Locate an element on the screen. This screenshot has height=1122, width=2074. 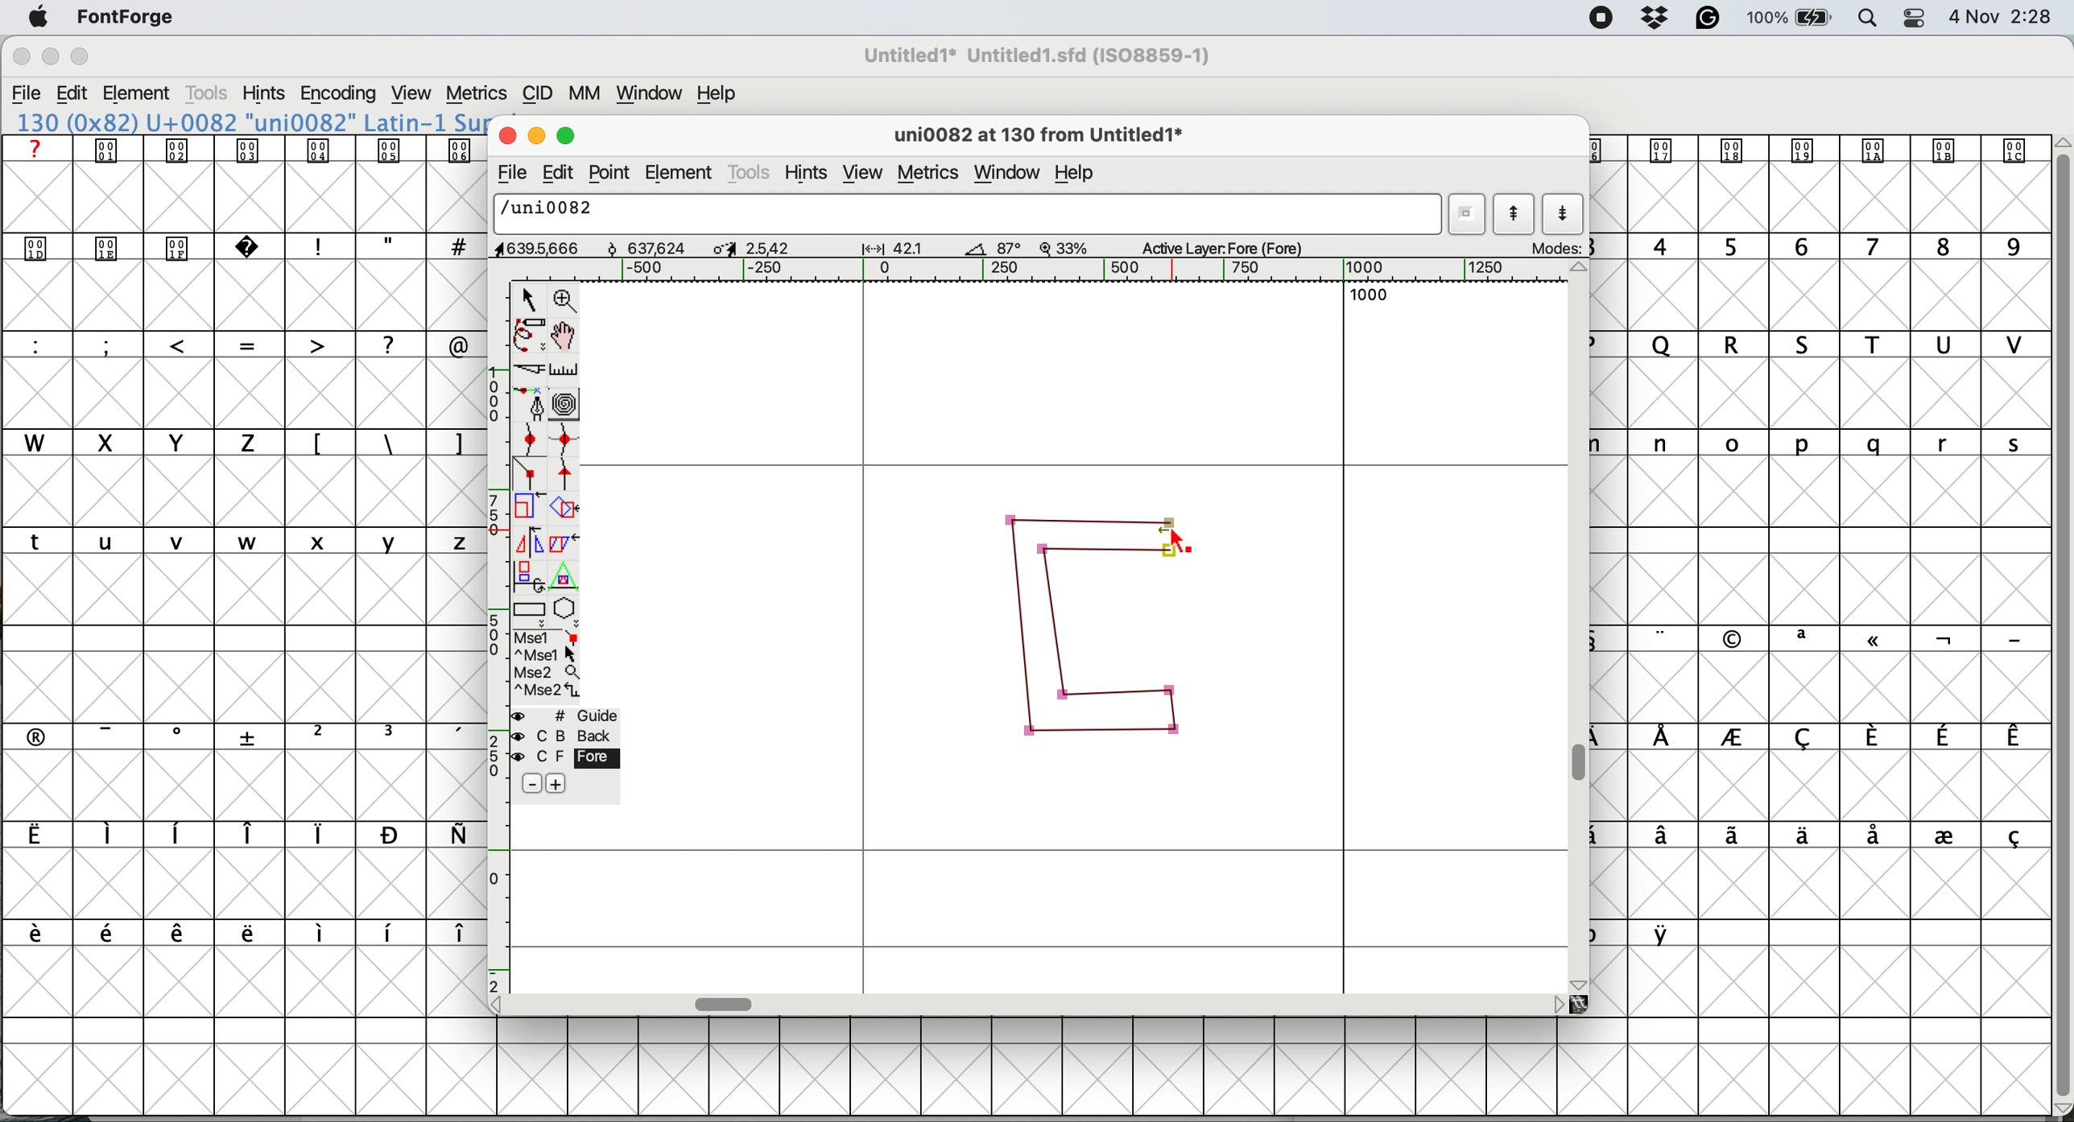
close is located at coordinates (21, 57).